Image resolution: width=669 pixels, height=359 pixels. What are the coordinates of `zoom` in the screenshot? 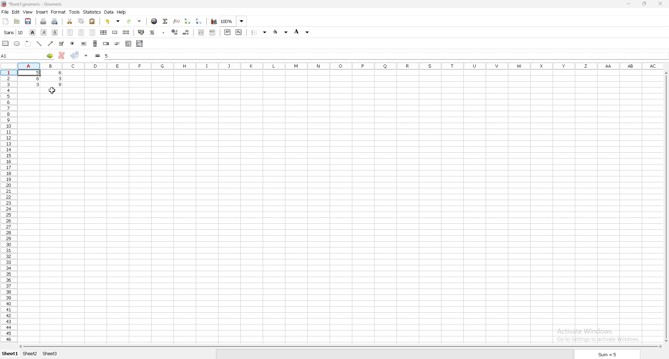 It's located at (233, 21).